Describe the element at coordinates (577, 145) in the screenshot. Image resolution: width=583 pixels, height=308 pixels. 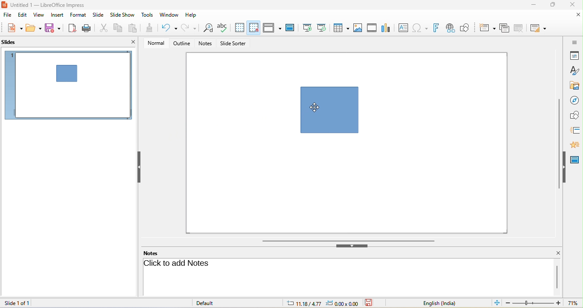
I see `animation` at that location.